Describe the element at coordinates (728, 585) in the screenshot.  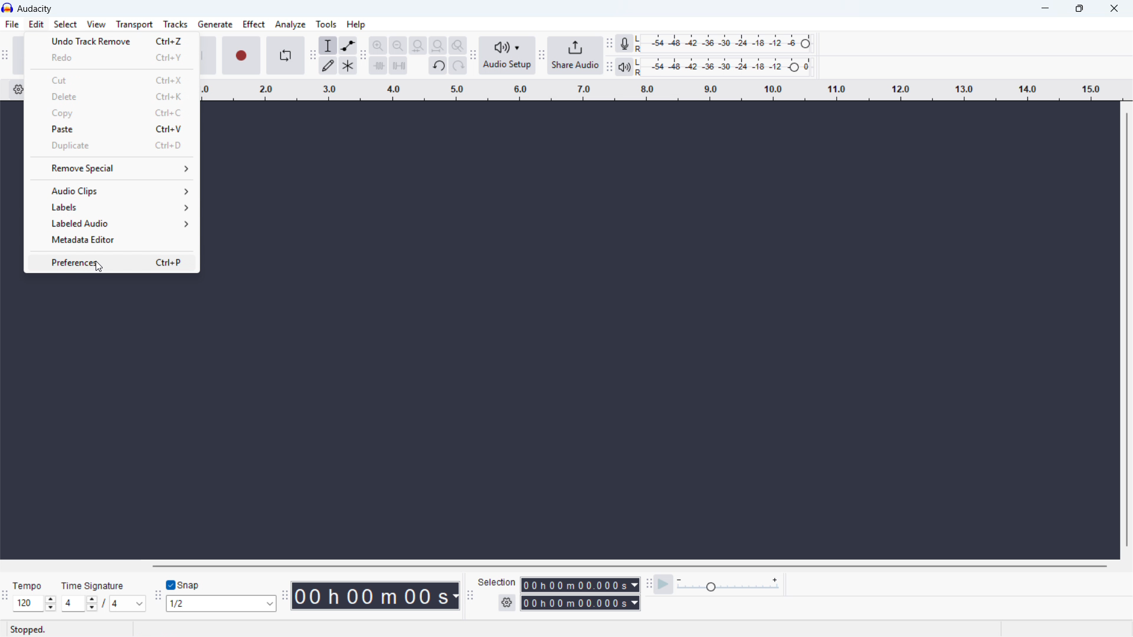
I see `playback speed` at that location.